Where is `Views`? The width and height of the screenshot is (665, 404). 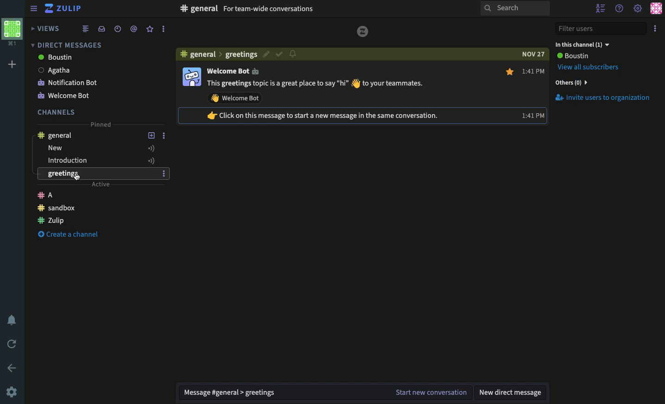 Views is located at coordinates (47, 28).